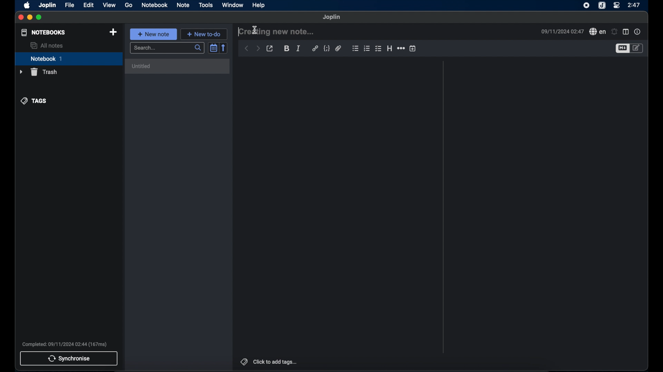 The width and height of the screenshot is (663, 372). I want to click on divider, so click(443, 207).